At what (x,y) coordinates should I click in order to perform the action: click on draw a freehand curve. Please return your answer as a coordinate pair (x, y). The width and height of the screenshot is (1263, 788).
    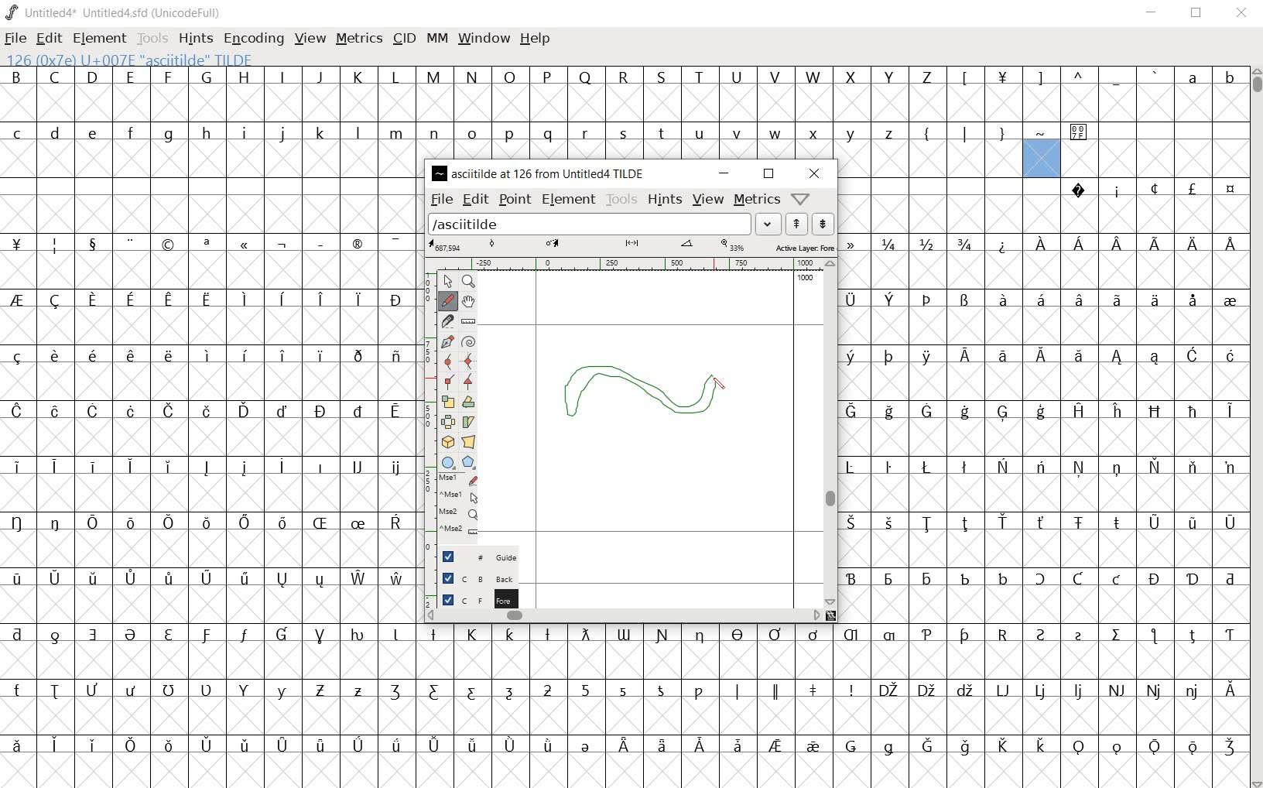
    Looking at the image, I should click on (449, 299).